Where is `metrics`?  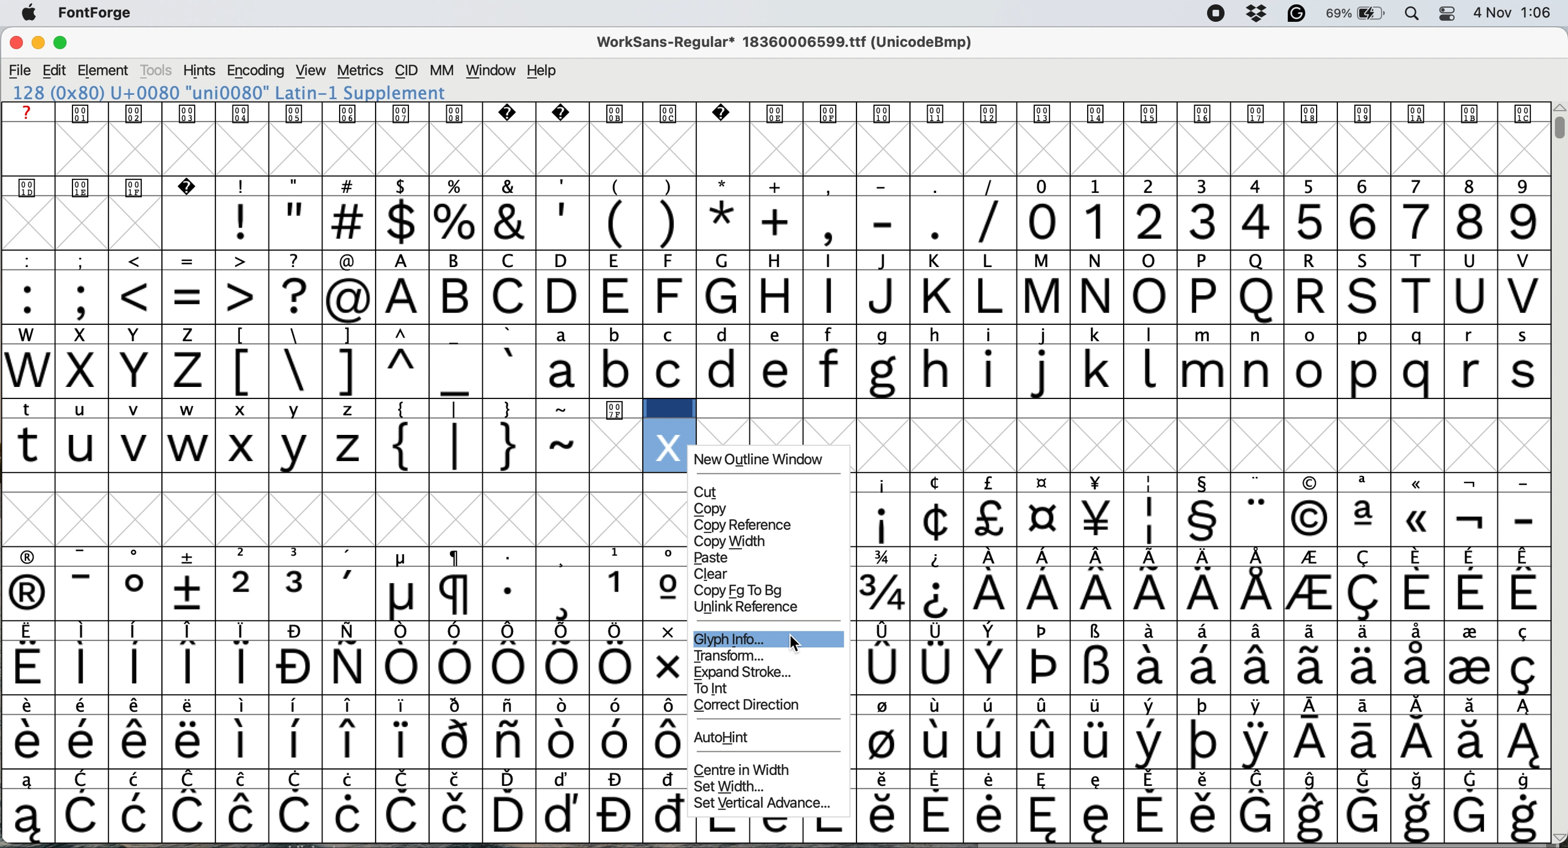
metrics is located at coordinates (362, 71).